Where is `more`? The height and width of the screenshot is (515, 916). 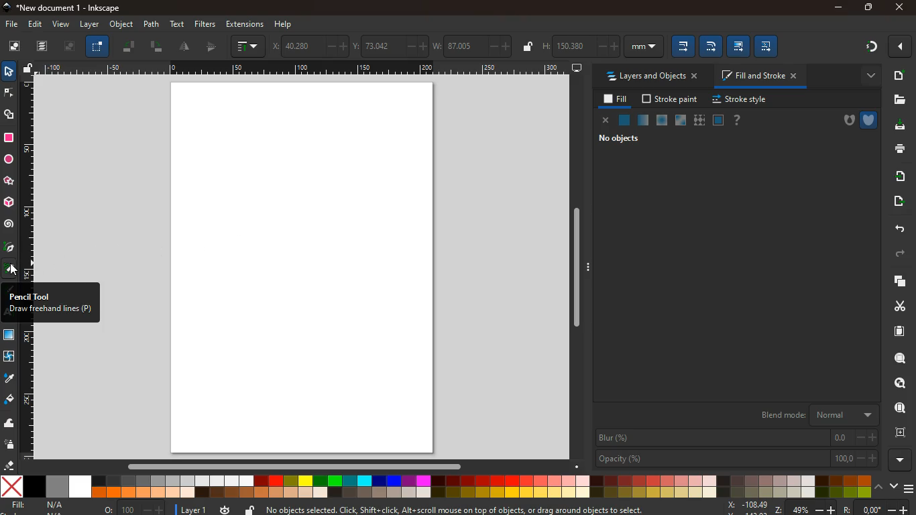
more is located at coordinates (903, 460).